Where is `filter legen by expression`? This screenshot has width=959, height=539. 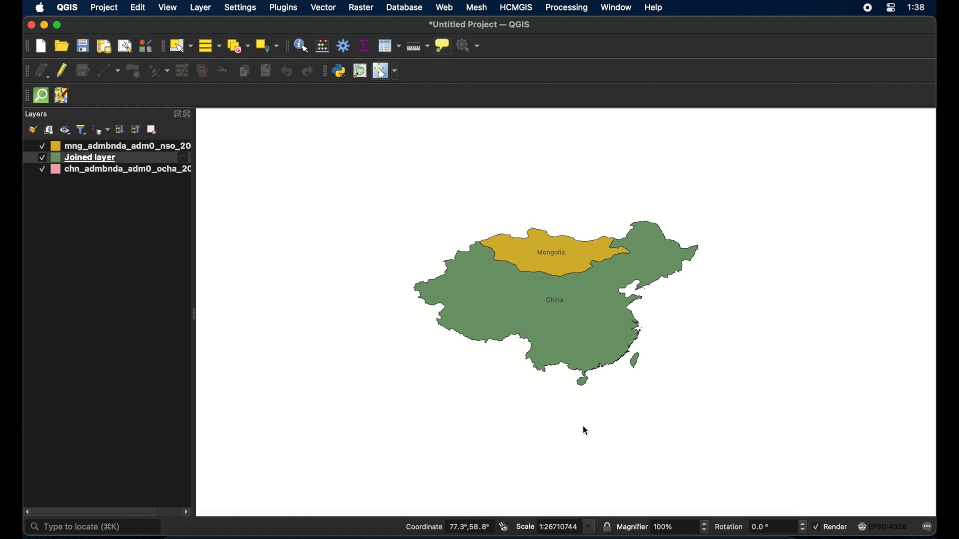
filter legen by expression is located at coordinates (100, 129).